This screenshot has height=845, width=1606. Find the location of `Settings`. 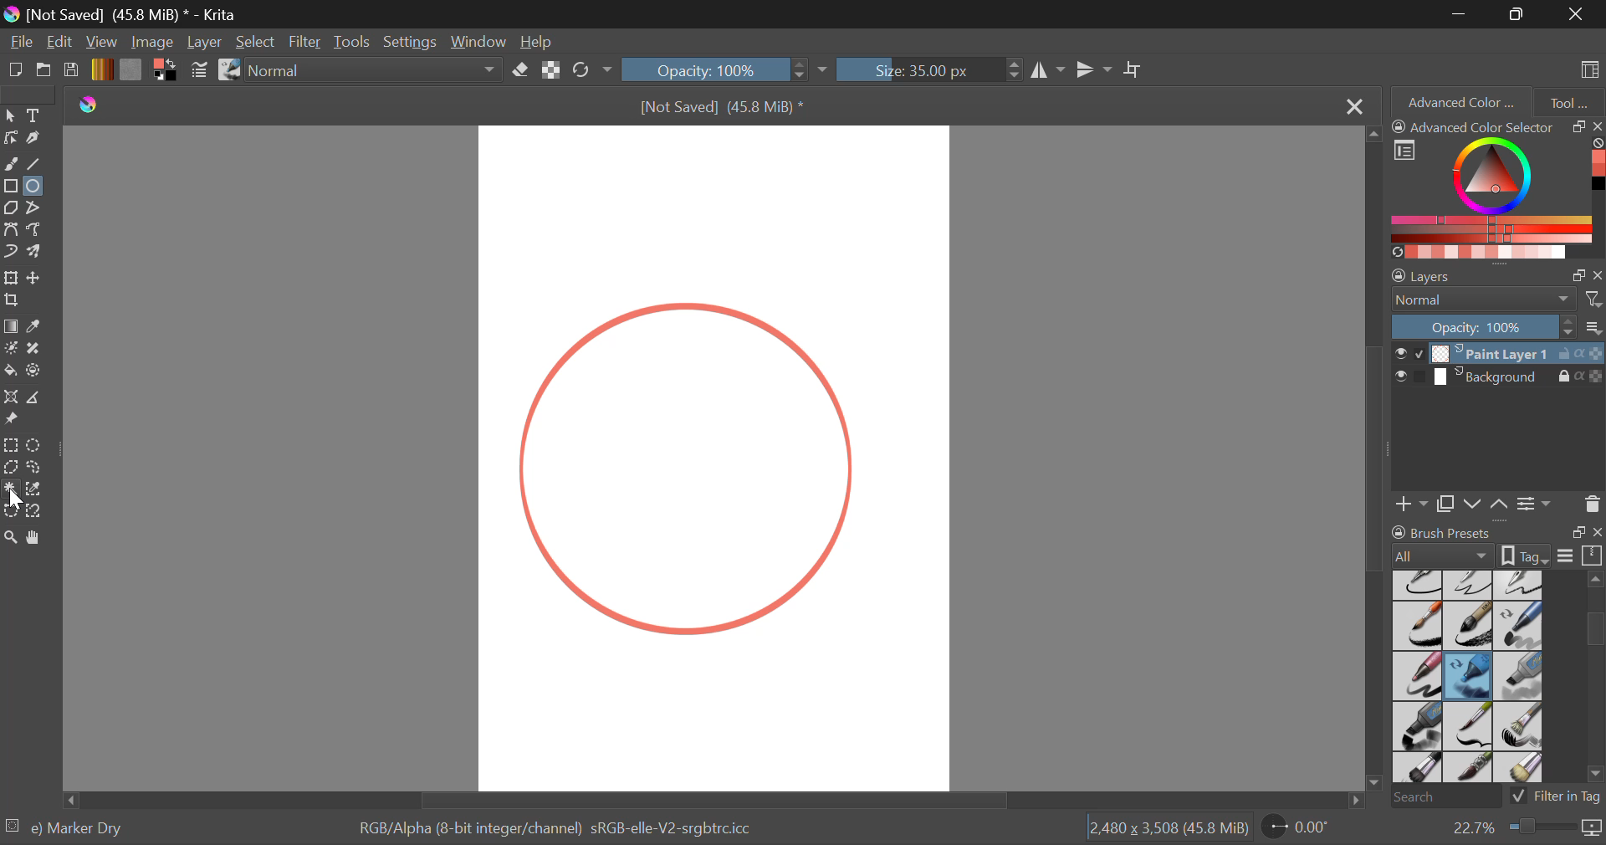

Settings is located at coordinates (1534, 503).